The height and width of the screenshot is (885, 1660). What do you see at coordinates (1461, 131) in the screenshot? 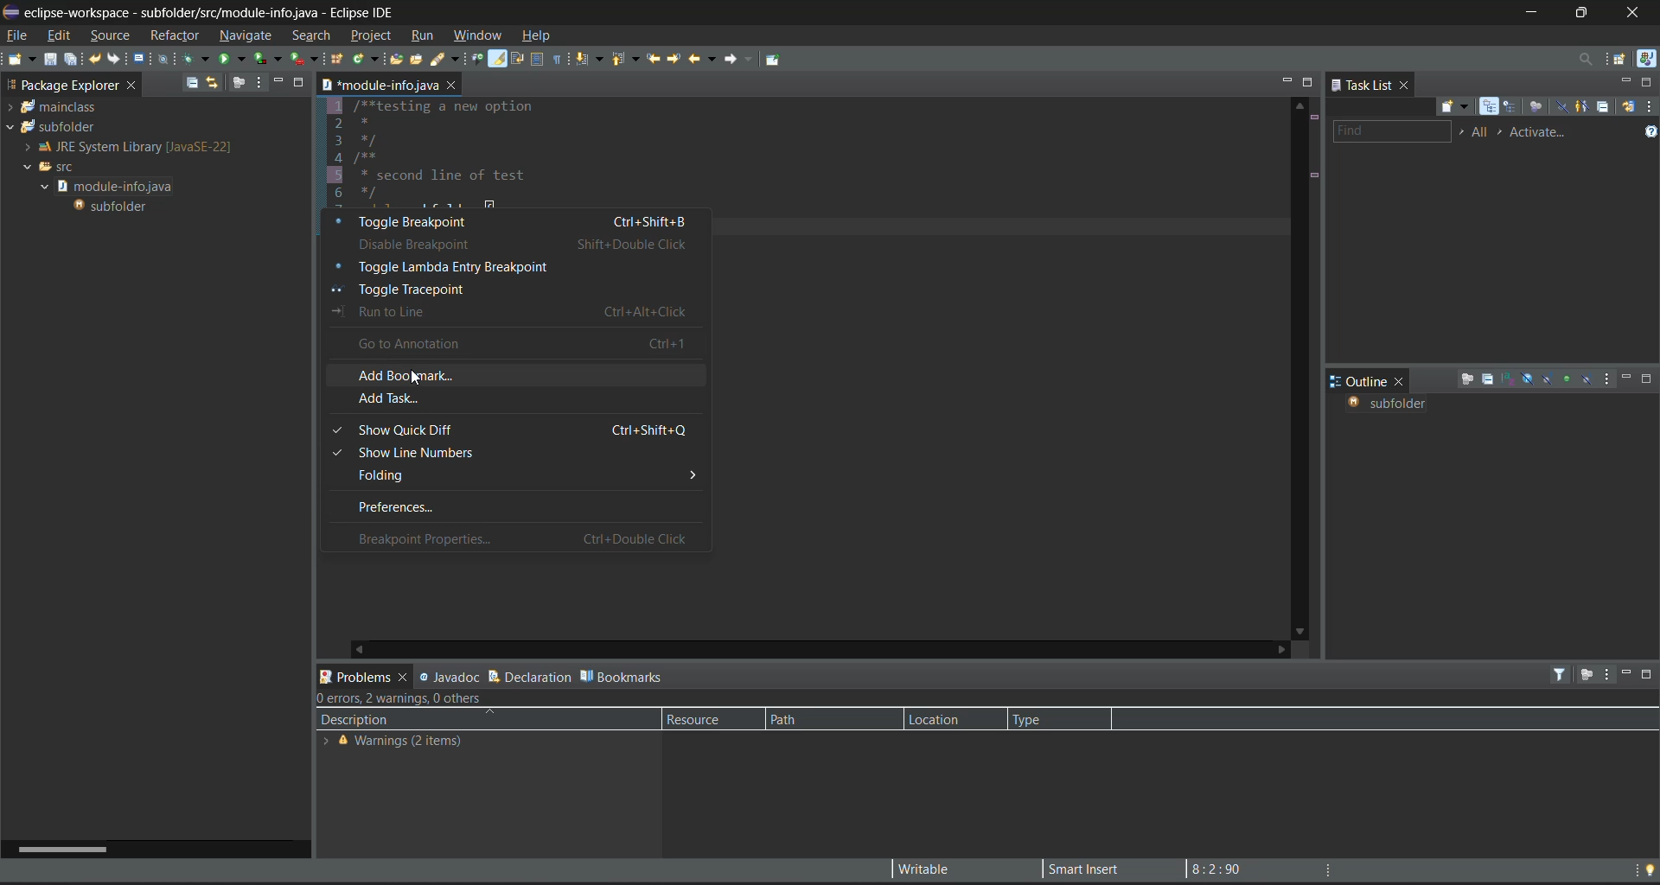
I see `select working set` at bounding box center [1461, 131].